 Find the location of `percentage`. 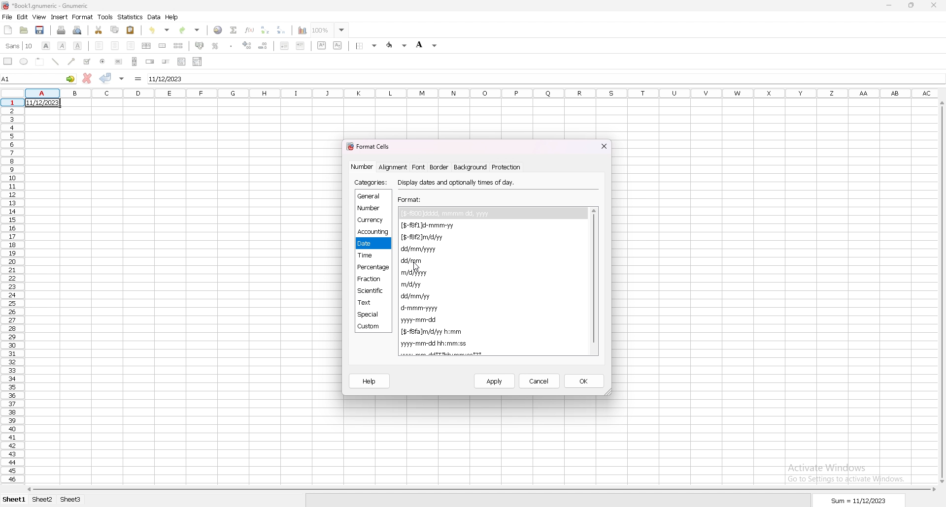

percentage is located at coordinates (373, 267).